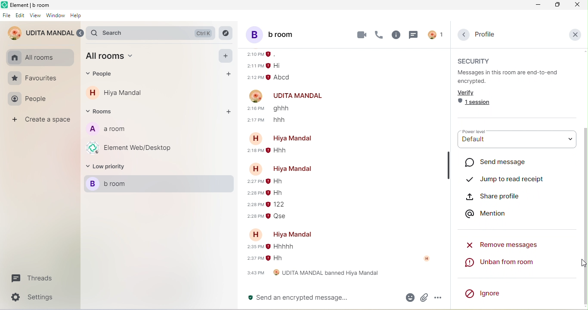  What do you see at coordinates (81, 33) in the screenshot?
I see `expand` at bounding box center [81, 33].